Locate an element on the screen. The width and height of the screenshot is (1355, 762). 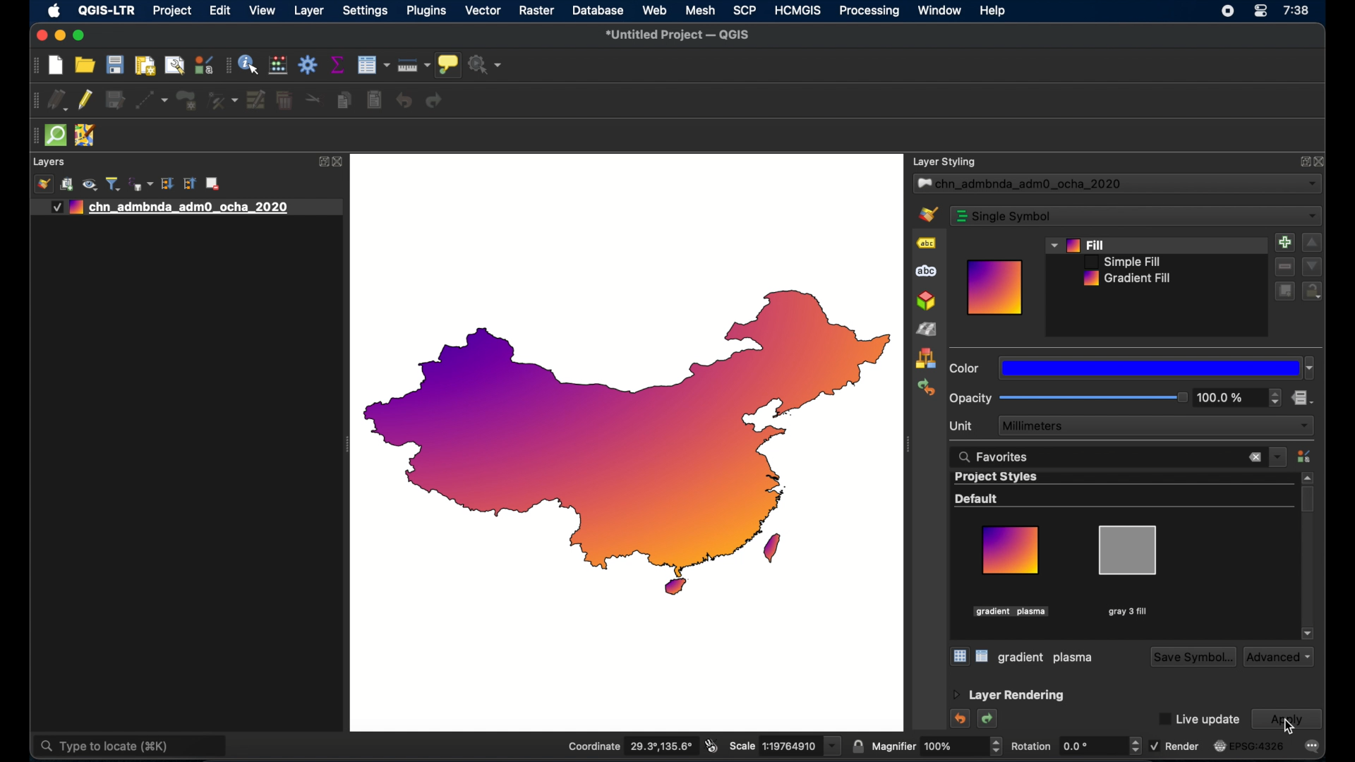
style manager is located at coordinates (926, 359).